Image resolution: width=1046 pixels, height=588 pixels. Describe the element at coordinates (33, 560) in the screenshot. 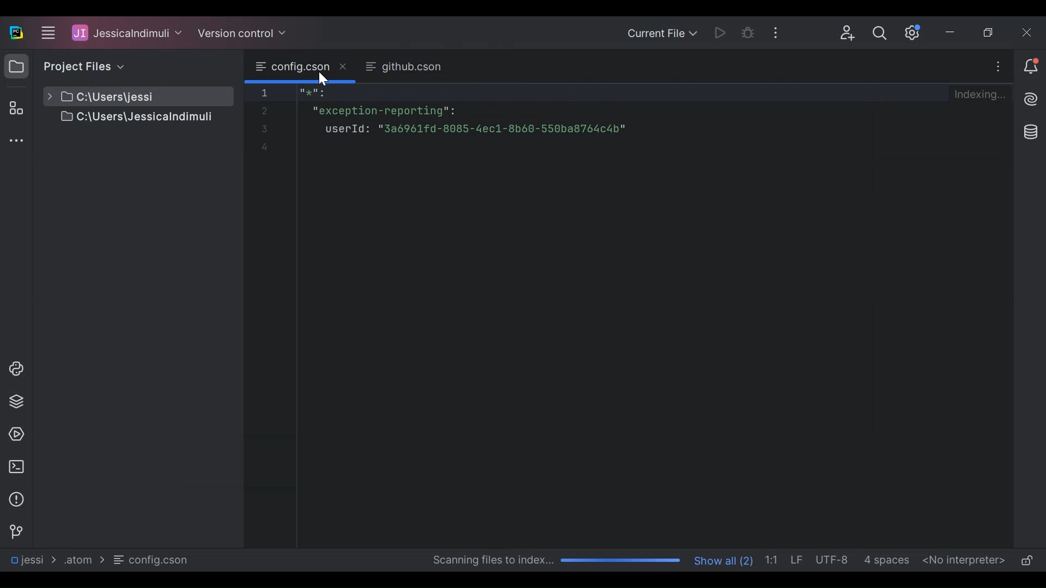

I see `Project File Path` at that location.